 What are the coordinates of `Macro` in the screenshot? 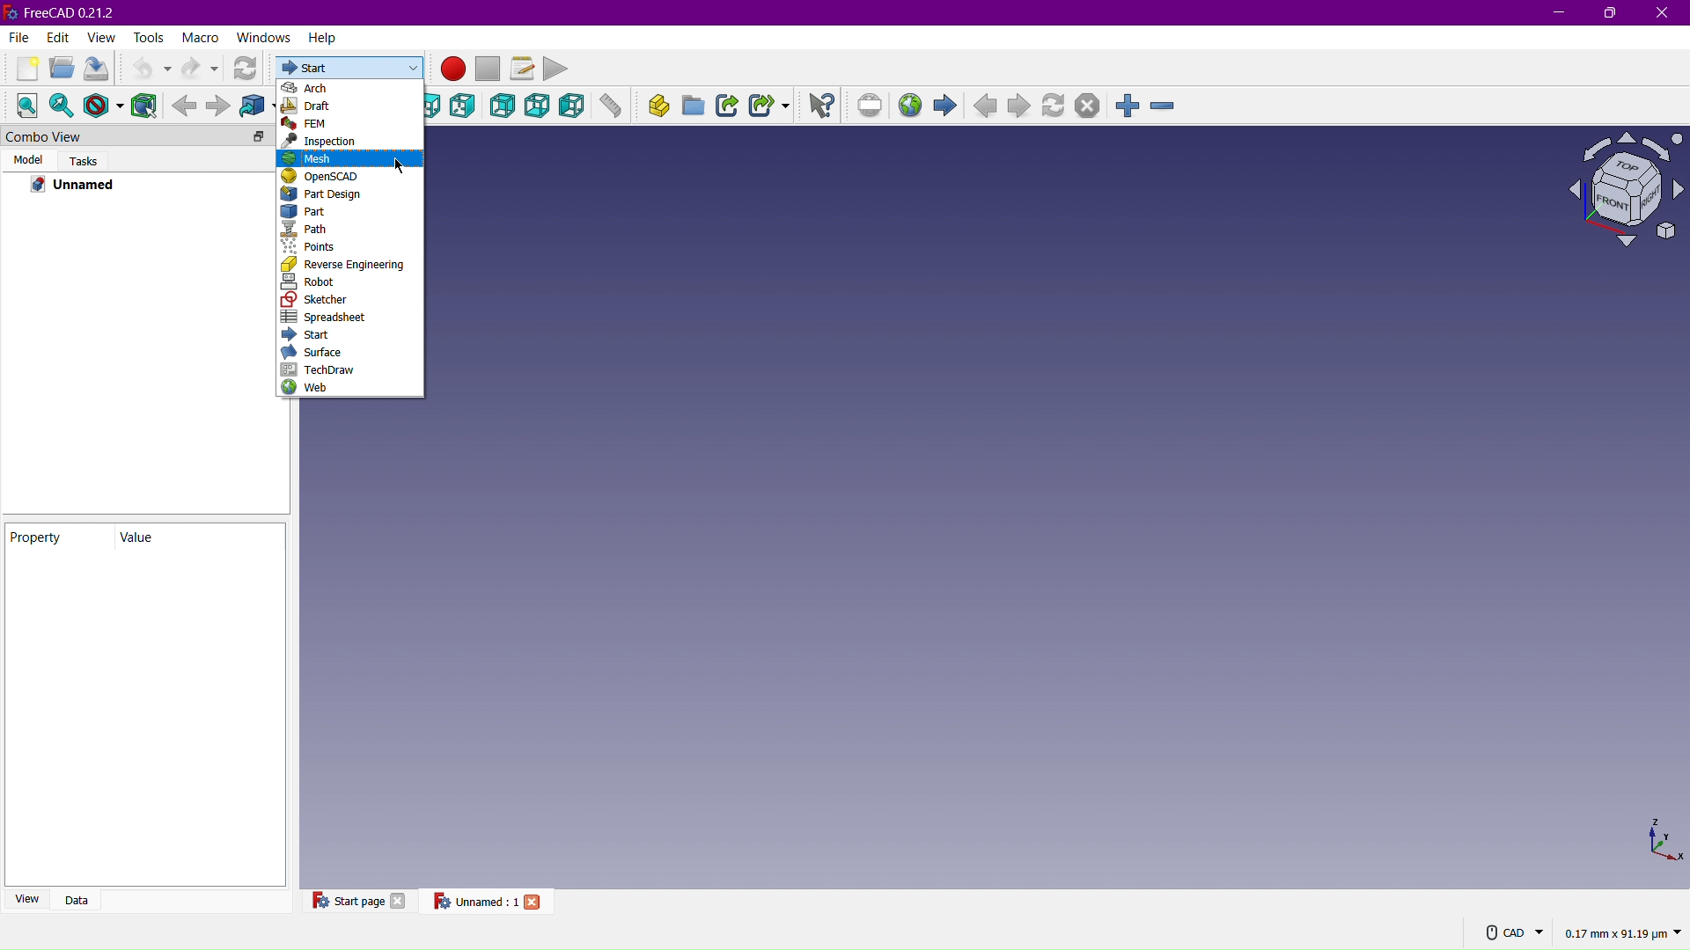 It's located at (200, 37).